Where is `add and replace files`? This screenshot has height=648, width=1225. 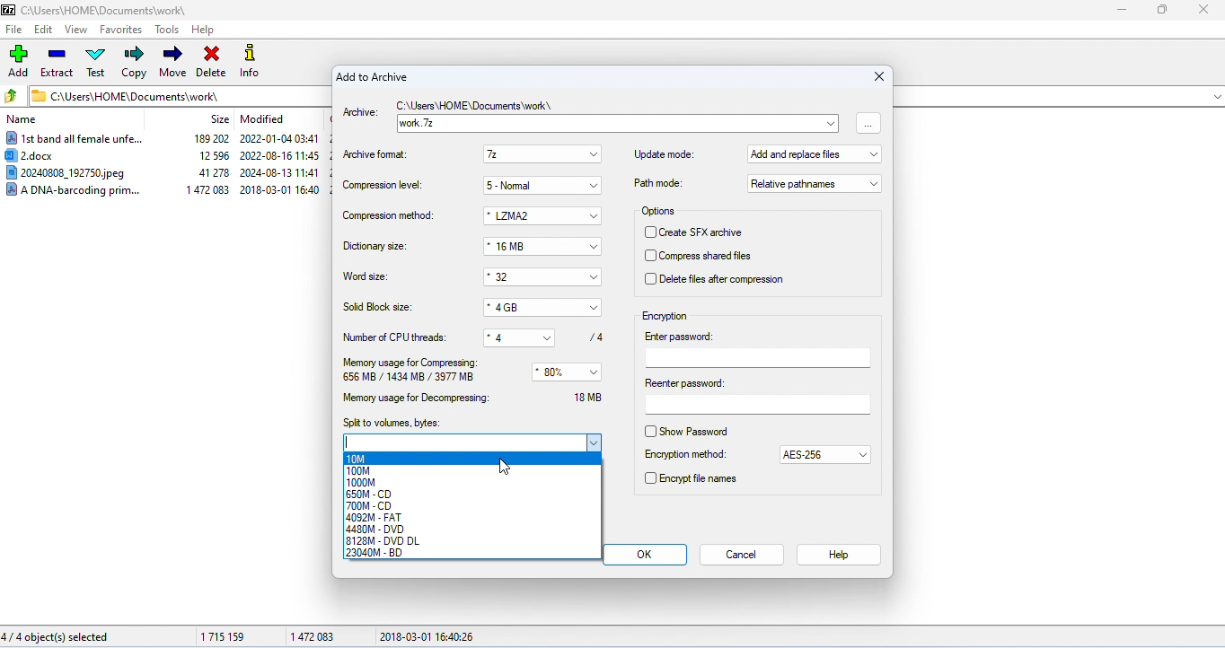 add and replace files is located at coordinates (815, 156).